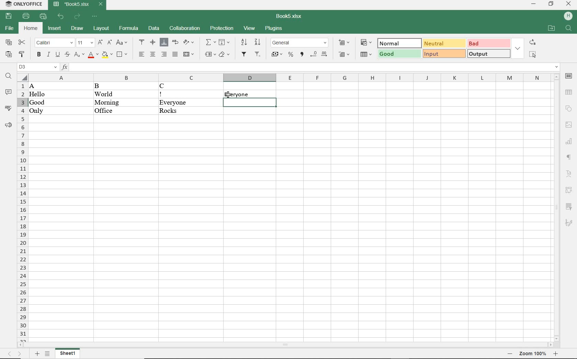  What do you see at coordinates (209, 55) in the screenshot?
I see `named ranges` at bounding box center [209, 55].